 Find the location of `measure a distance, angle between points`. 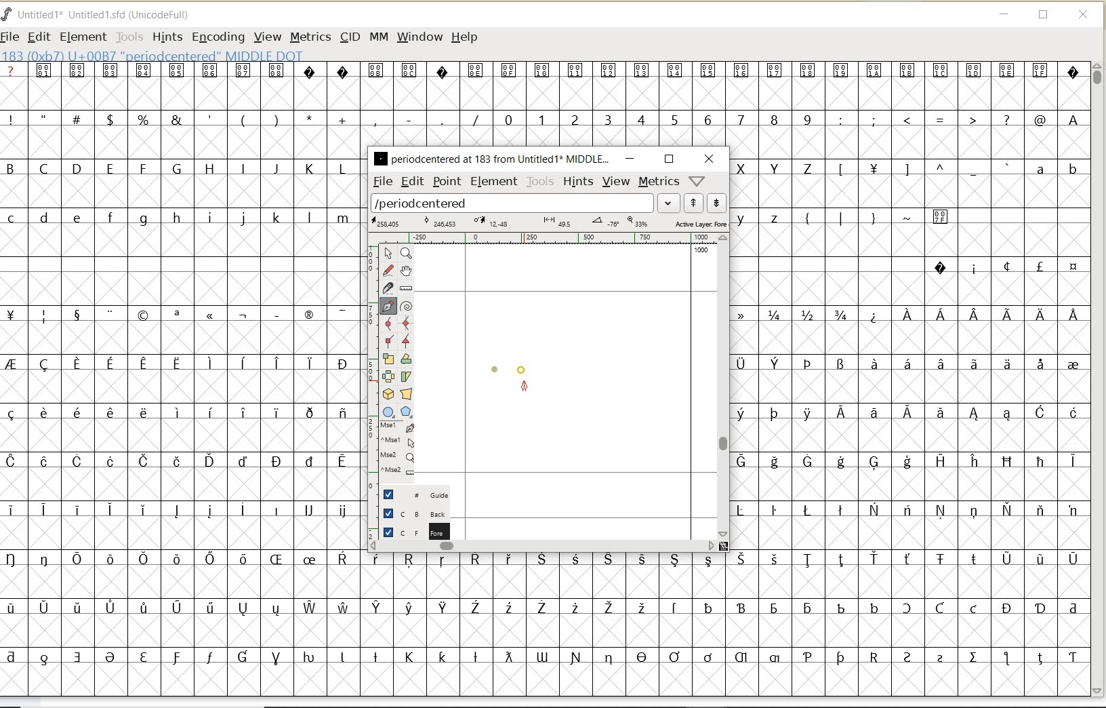

measure a distance, angle between points is located at coordinates (406, 288).